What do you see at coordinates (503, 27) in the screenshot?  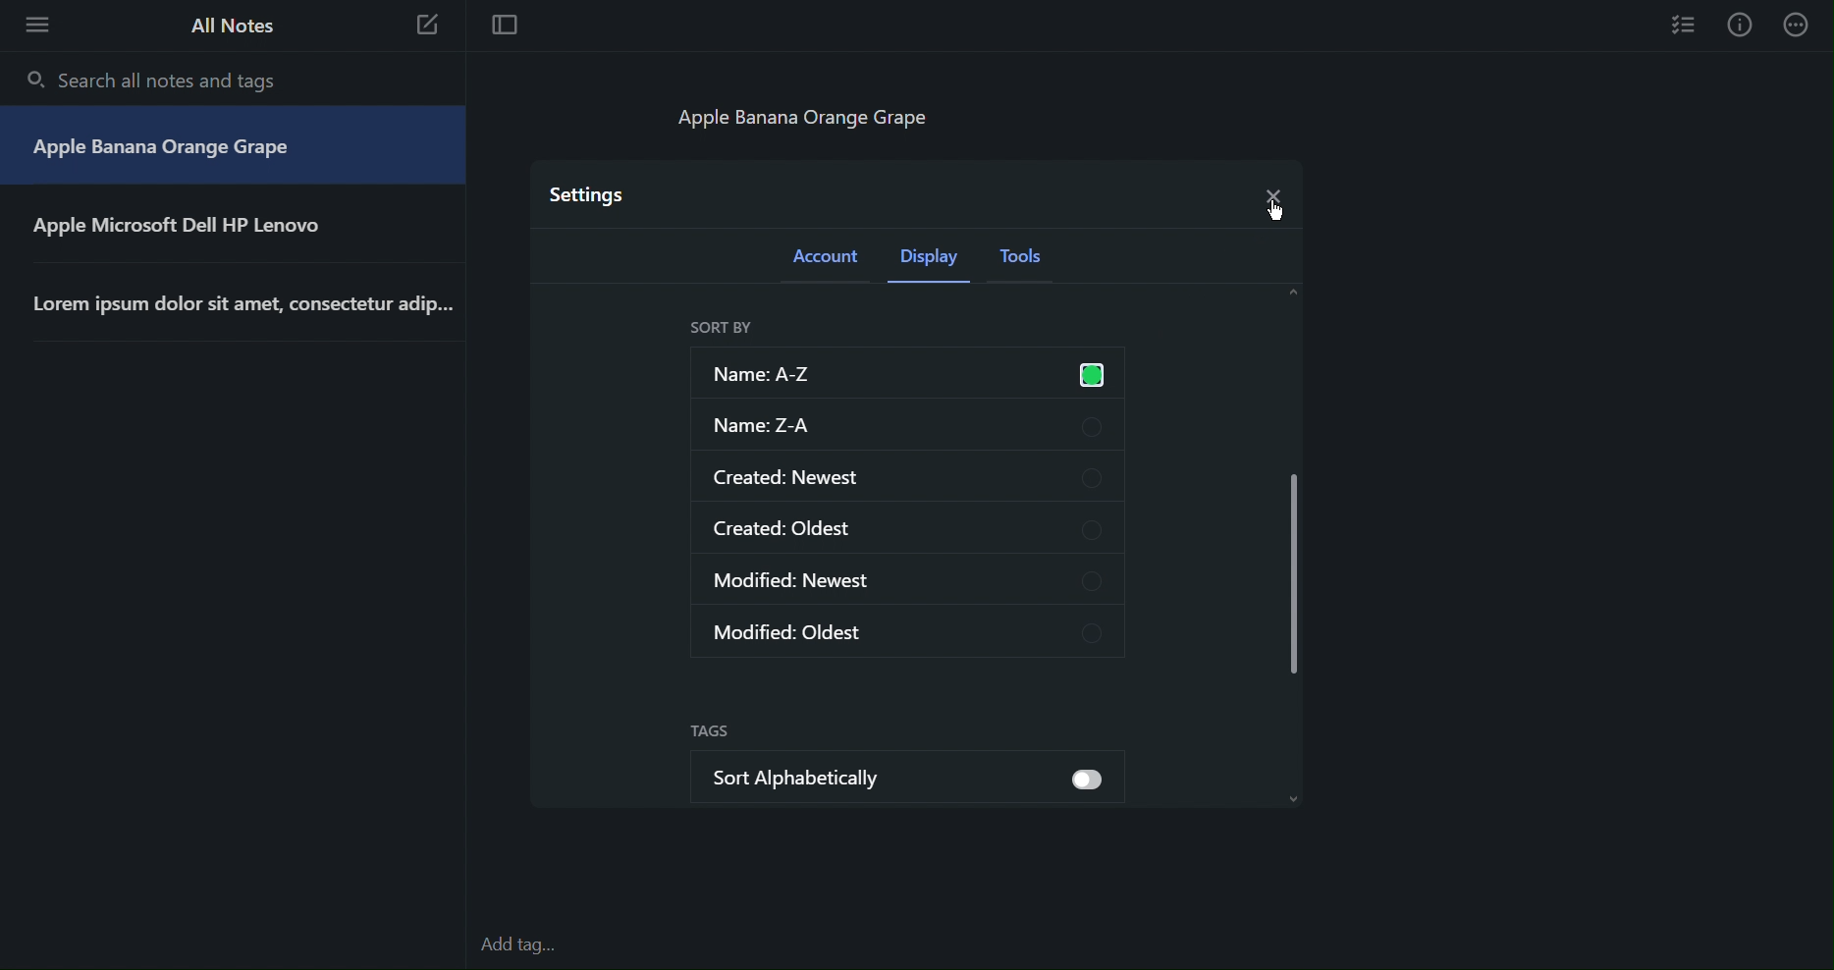 I see `Focus Mode` at bounding box center [503, 27].